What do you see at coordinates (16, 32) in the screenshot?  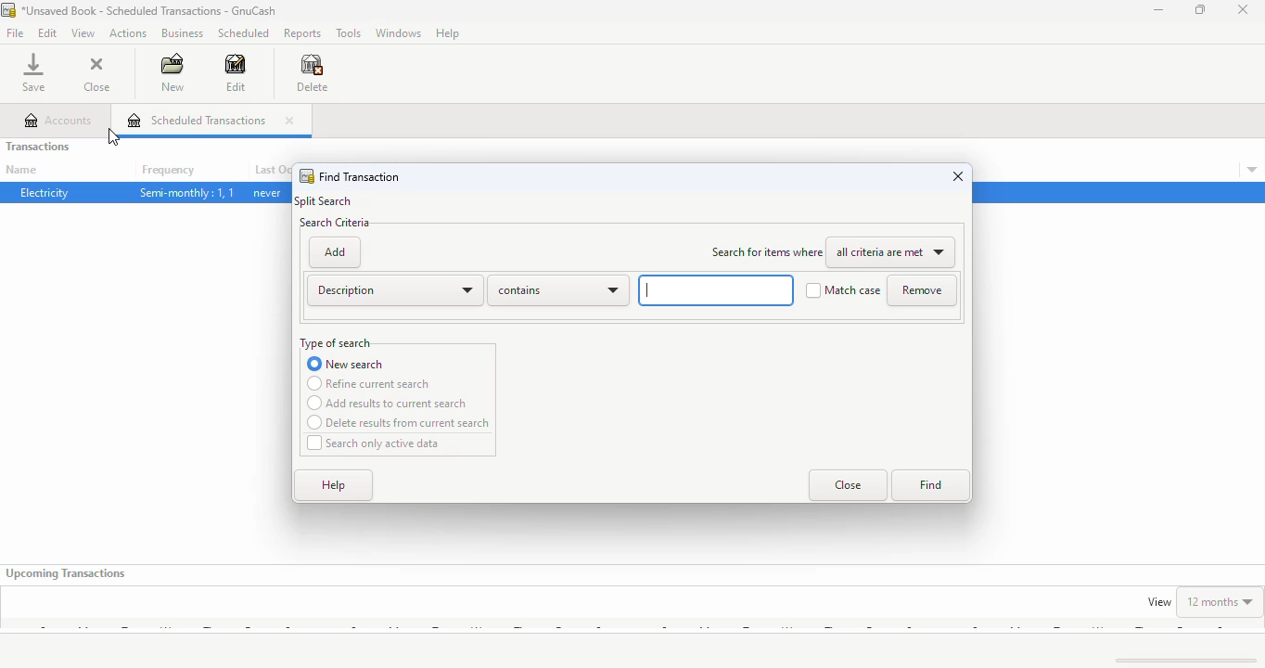 I see `file` at bounding box center [16, 32].